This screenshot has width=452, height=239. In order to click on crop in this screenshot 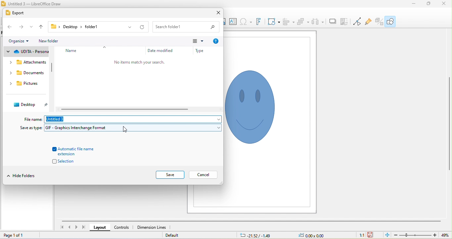, I will do `click(345, 22)`.